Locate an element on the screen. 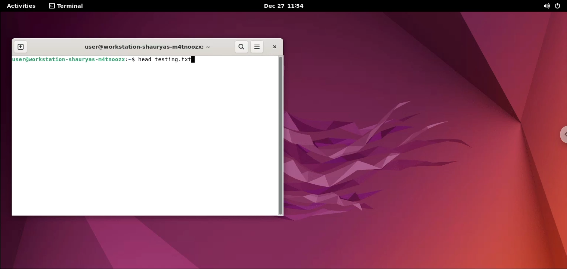  search is located at coordinates (241, 47).